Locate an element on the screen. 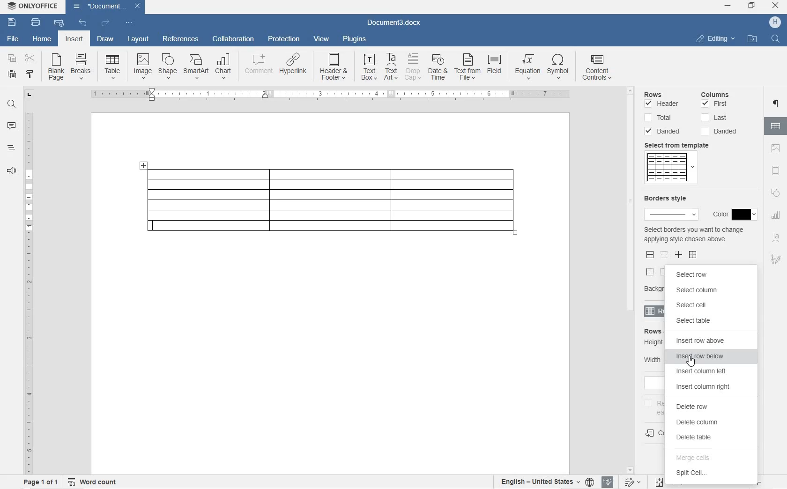 The image size is (787, 489). rows is located at coordinates (663, 95).